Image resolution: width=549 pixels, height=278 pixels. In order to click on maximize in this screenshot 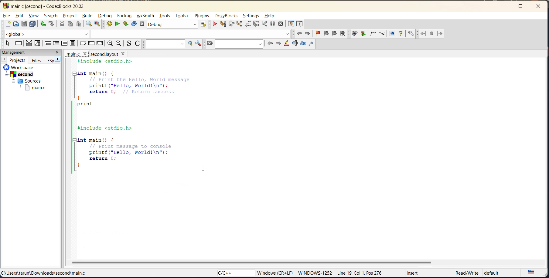, I will do `click(522, 7)`.